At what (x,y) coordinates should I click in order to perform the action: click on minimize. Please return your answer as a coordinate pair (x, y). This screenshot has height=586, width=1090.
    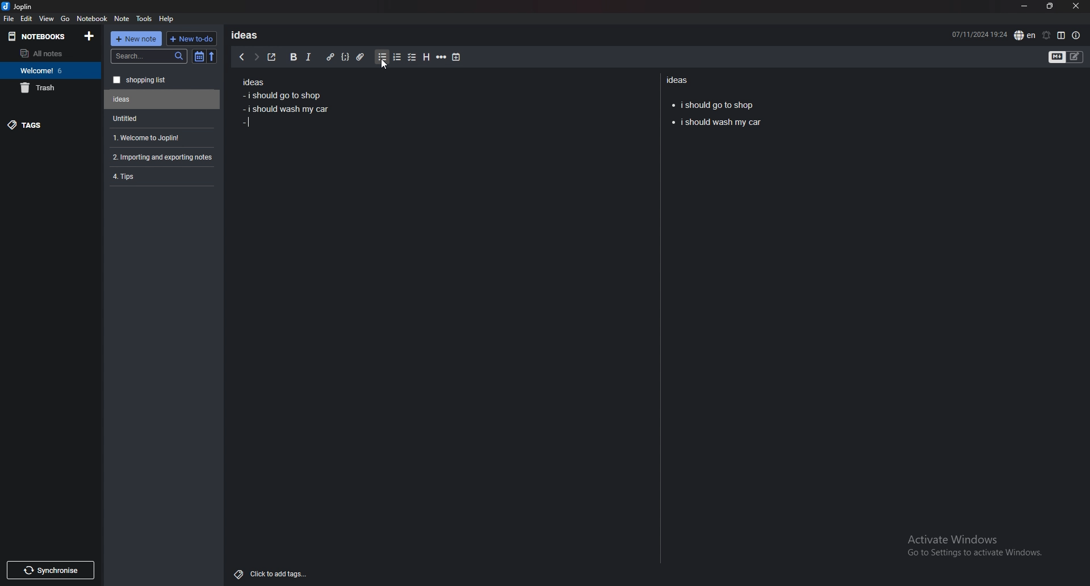
    Looking at the image, I should click on (1024, 6).